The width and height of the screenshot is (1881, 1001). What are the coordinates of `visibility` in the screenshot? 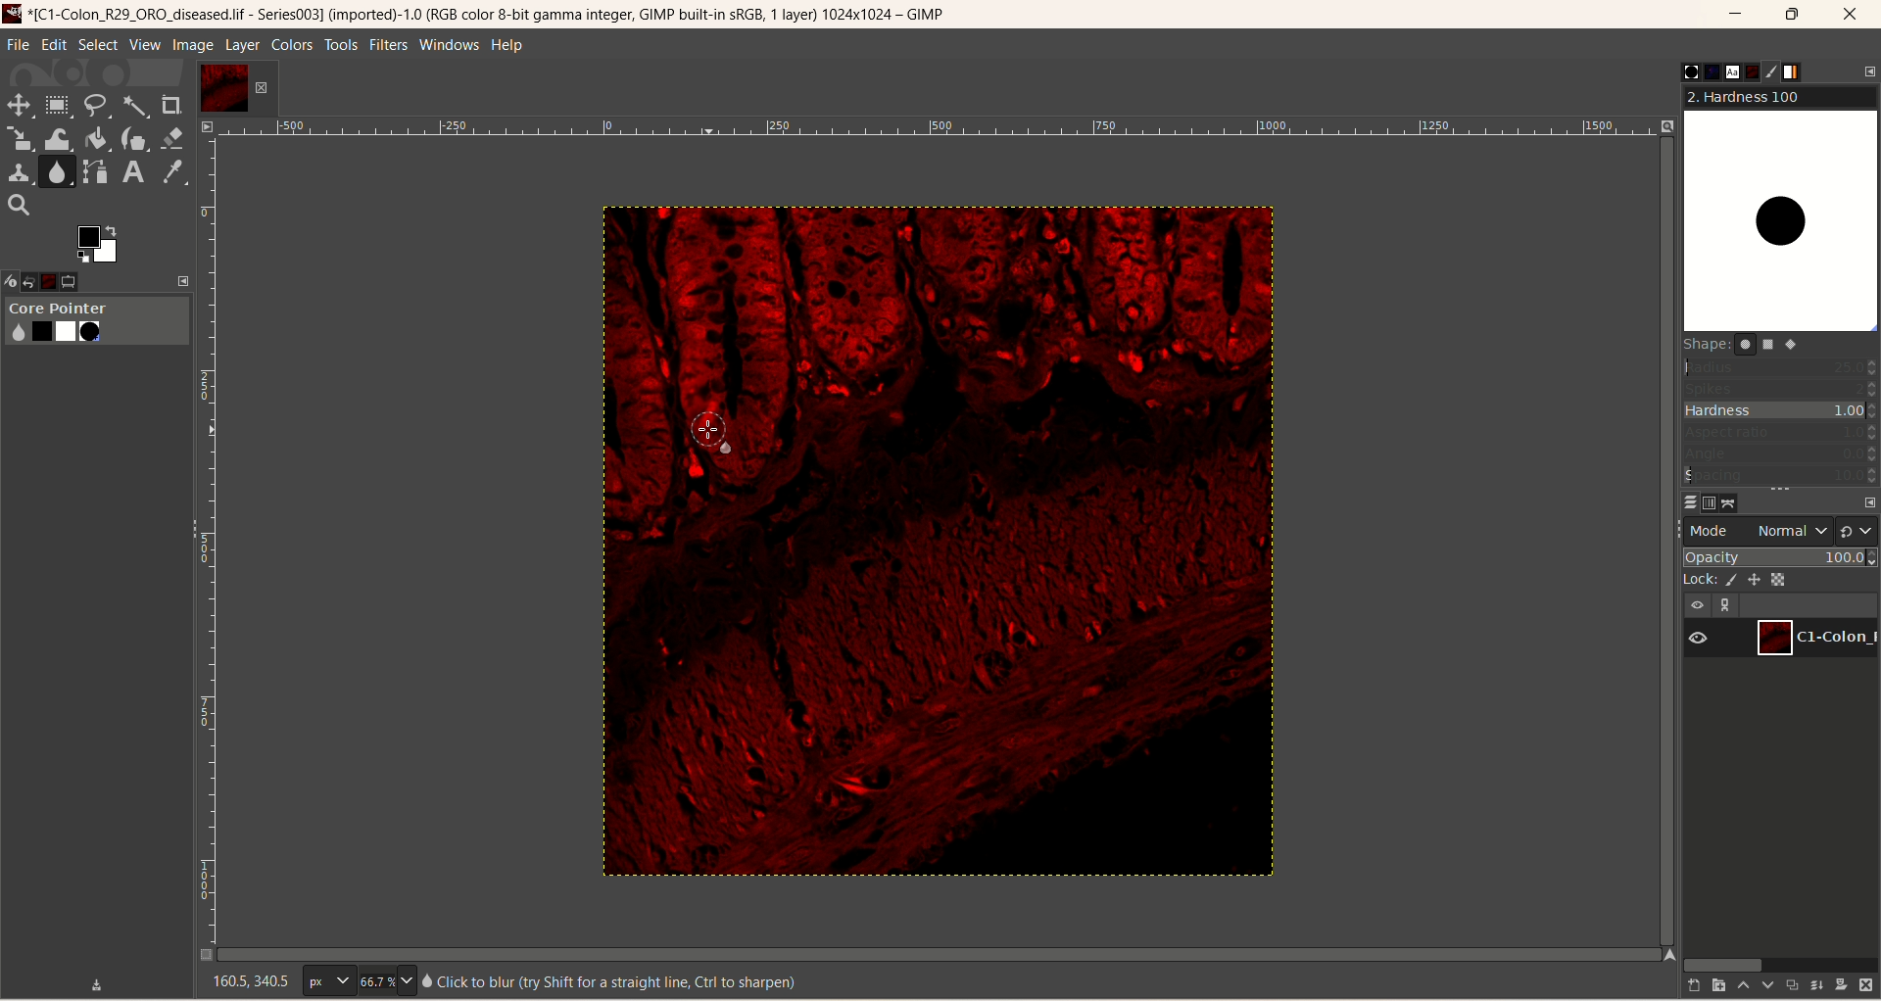 It's located at (1699, 603).